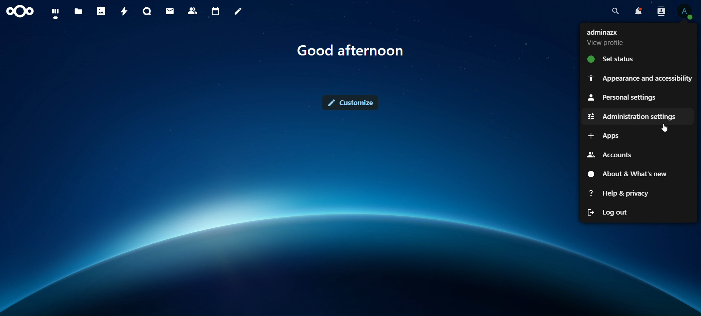  What do you see at coordinates (101, 12) in the screenshot?
I see `photos` at bounding box center [101, 12].